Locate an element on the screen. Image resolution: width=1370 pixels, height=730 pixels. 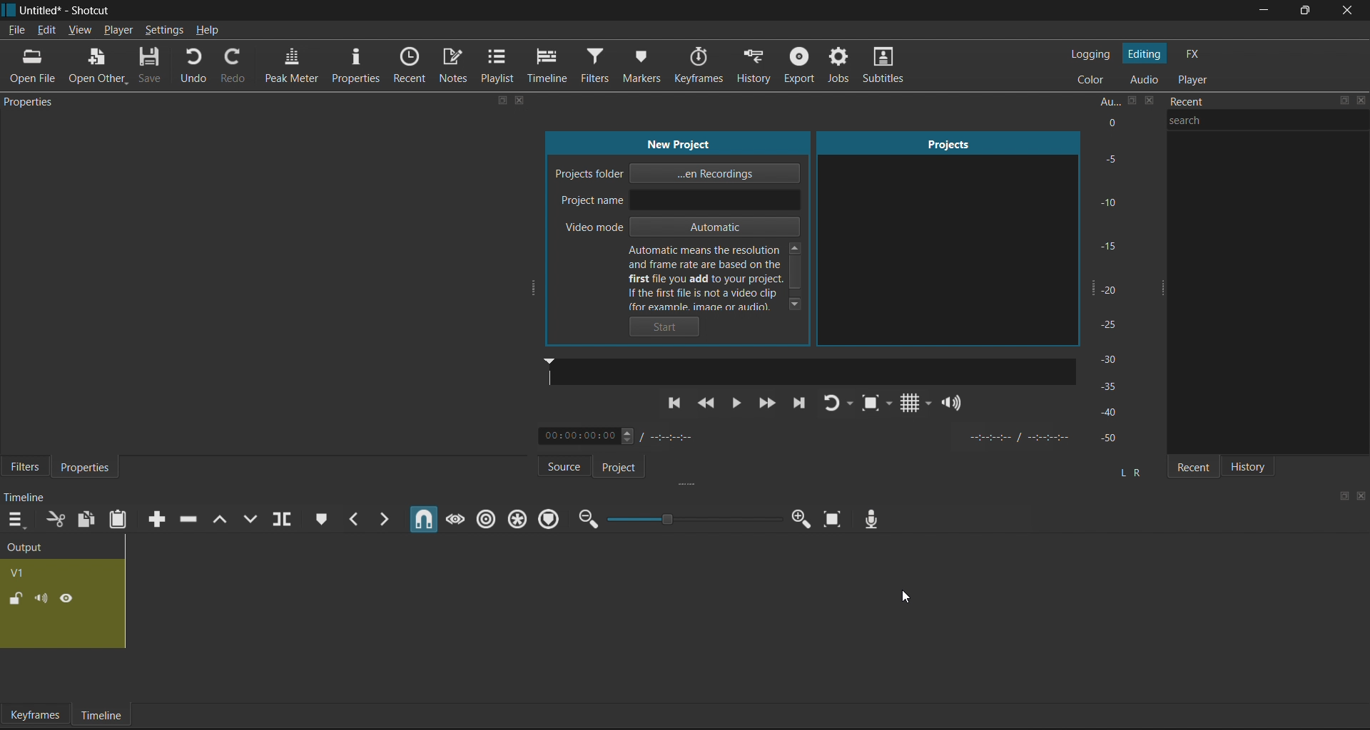
Project folder is located at coordinates (684, 174).